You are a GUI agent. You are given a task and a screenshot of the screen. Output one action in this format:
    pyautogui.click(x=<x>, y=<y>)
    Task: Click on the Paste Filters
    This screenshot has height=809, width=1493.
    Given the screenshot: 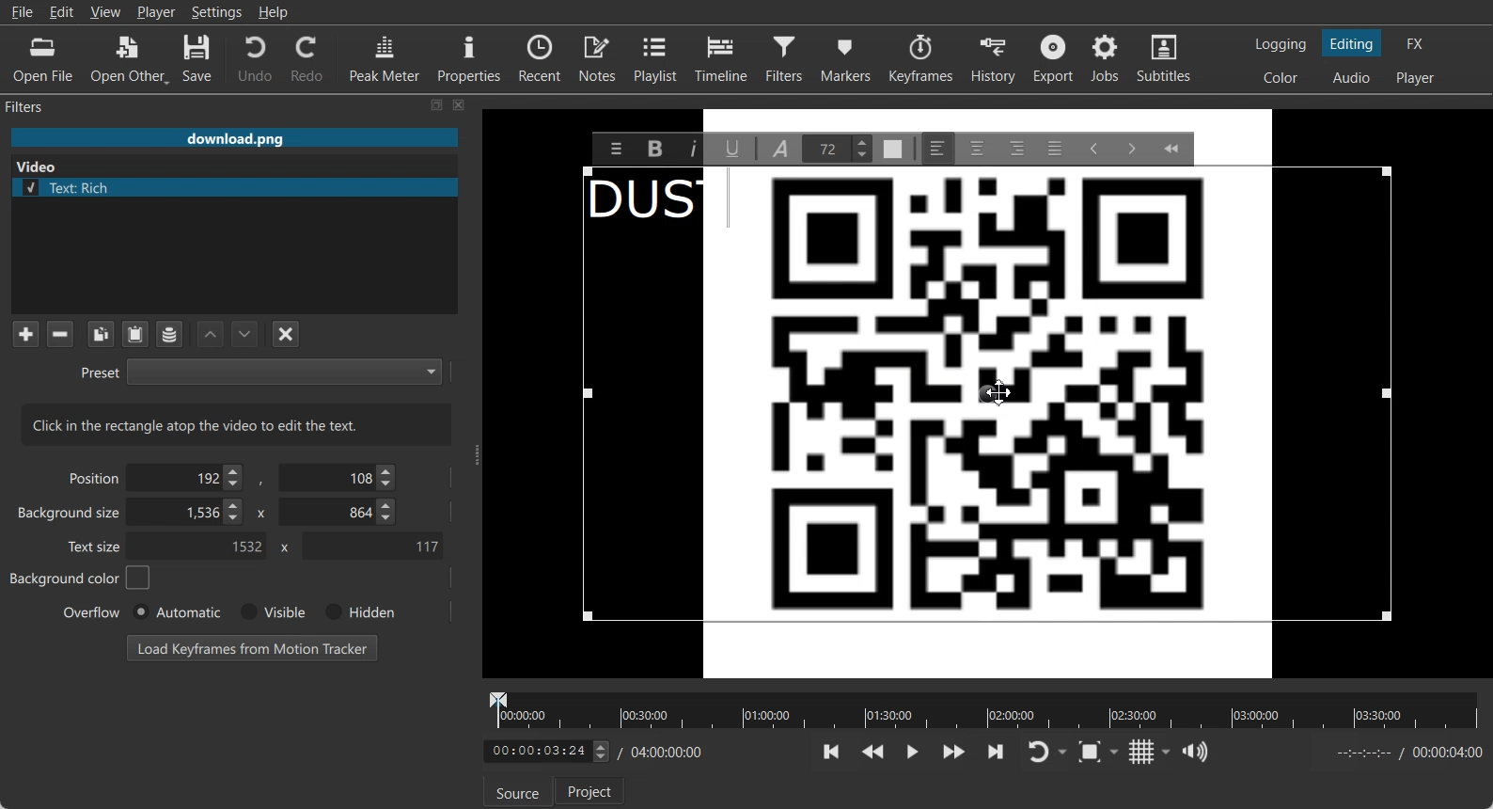 What is the action you would take?
    pyautogui.click(x=135, y=335)
    